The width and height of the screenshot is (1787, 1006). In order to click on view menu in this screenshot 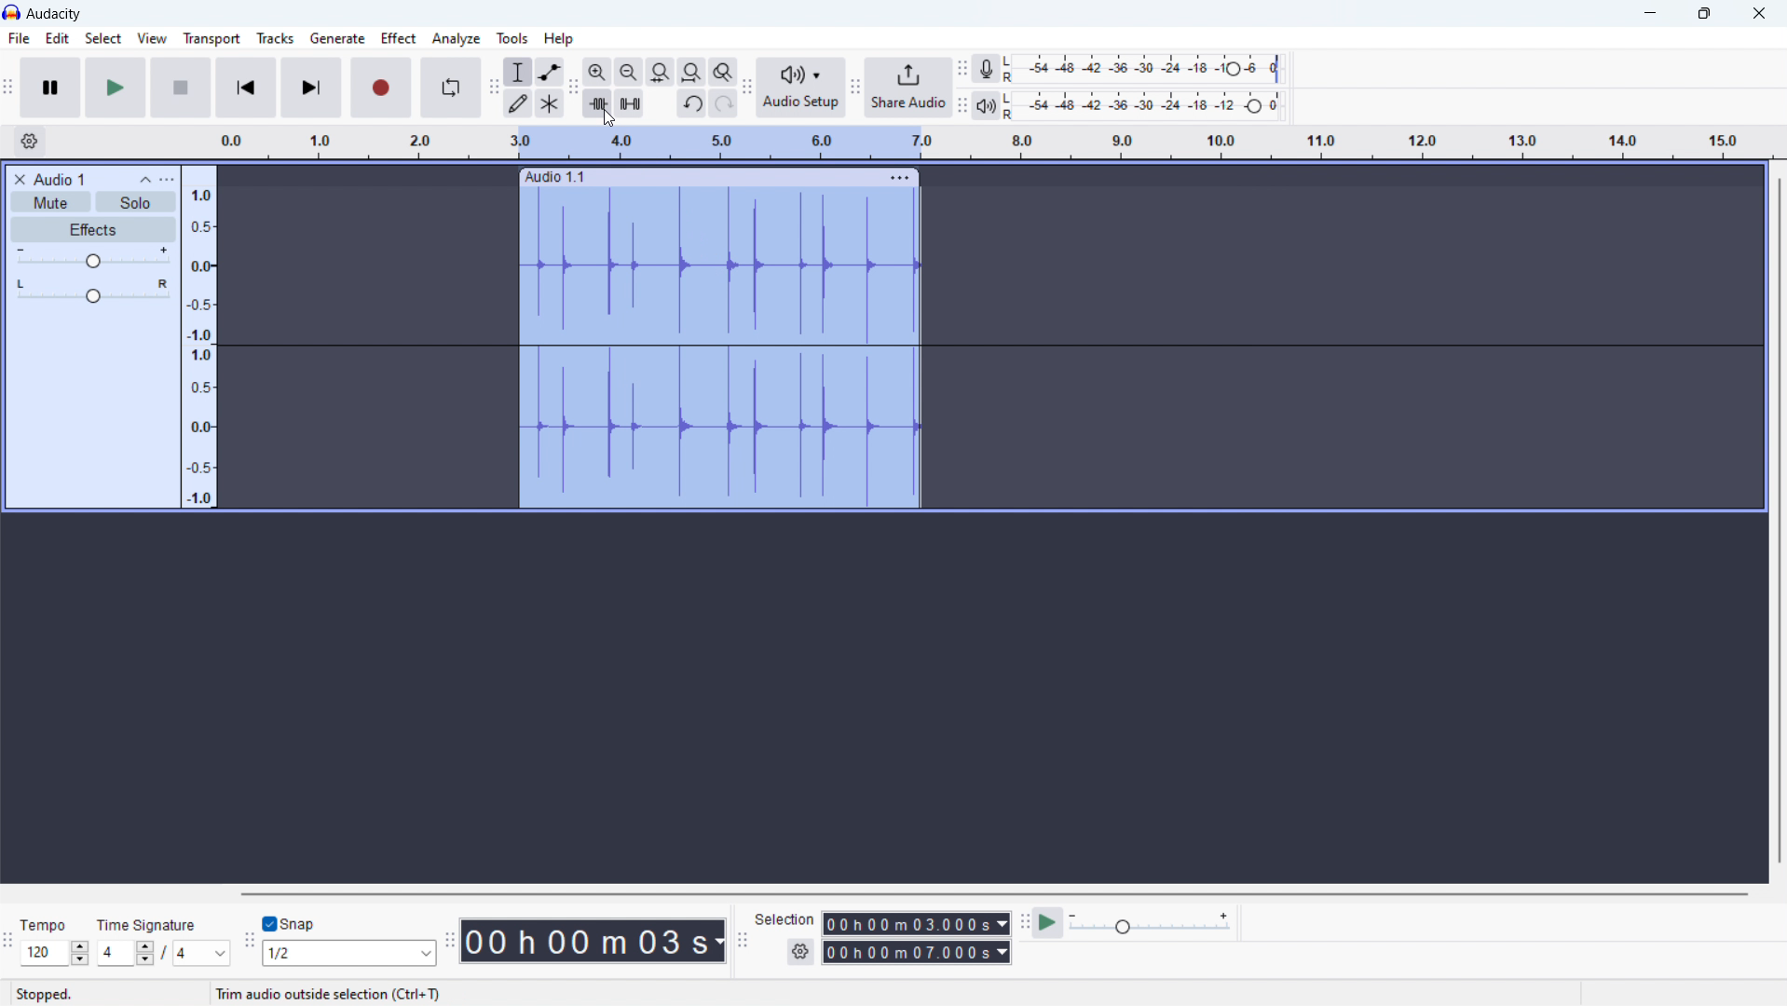, I will do `click(167, 180)`.